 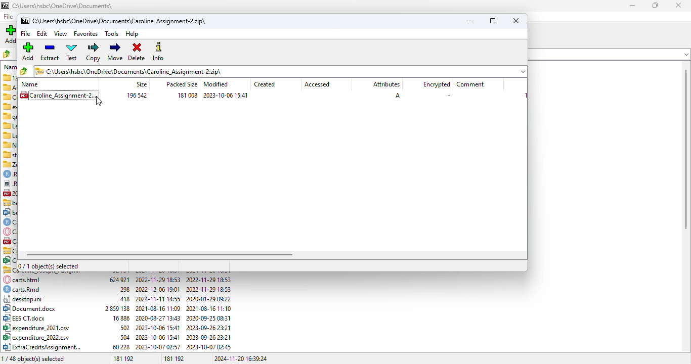 I want to click on modified, so click(x=217, y=84).